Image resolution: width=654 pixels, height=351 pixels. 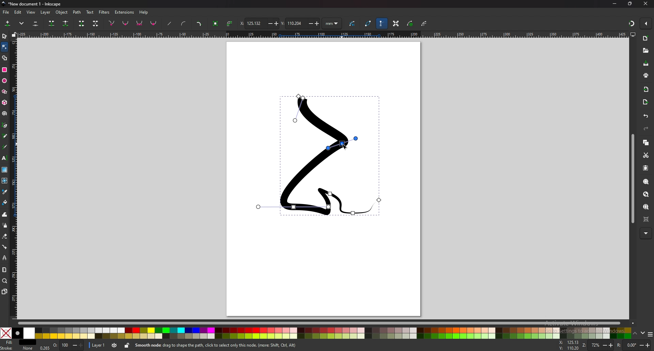 I want to click on resize, so click(x=630, y=4).